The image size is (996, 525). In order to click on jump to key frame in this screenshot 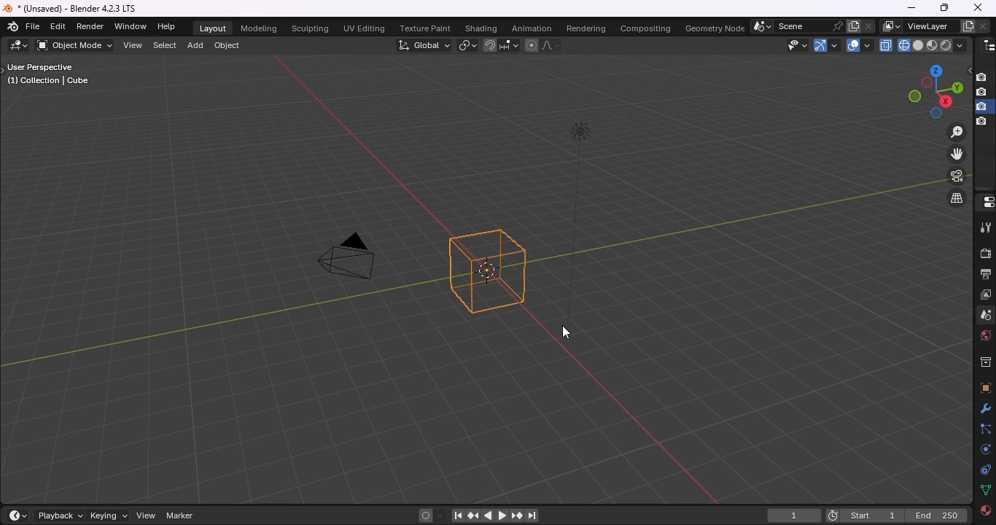, I will do `click(516, 515)`.